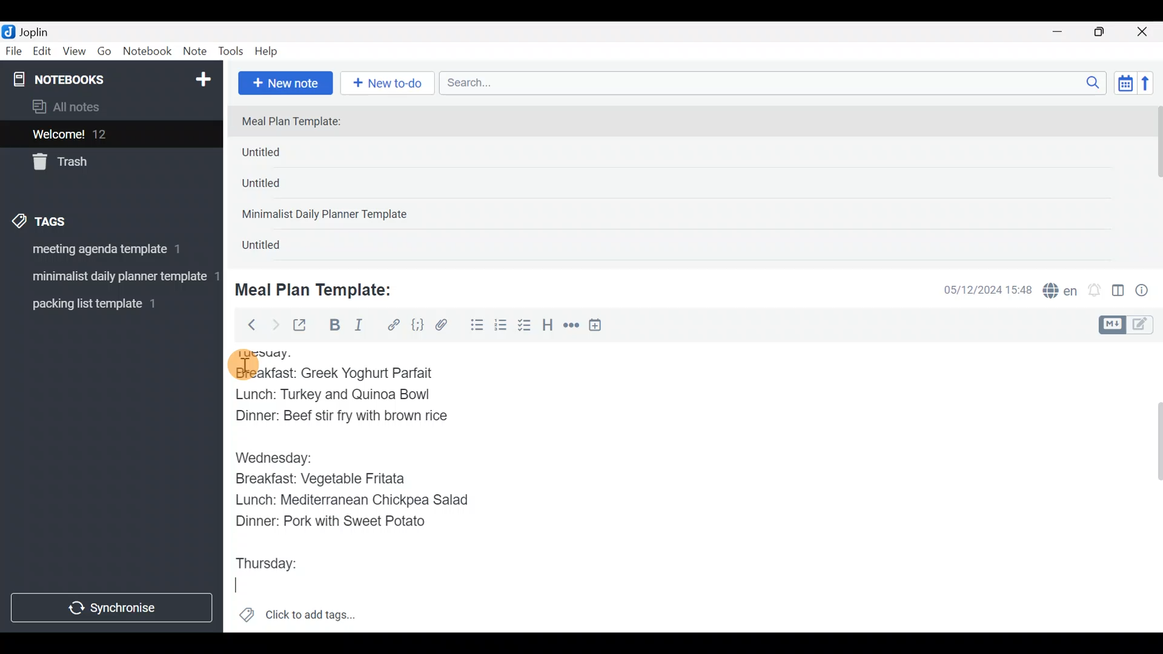 This screenshot has width=1163, height=654. I want to click on Meal Plan Template:, so click(321, 288).